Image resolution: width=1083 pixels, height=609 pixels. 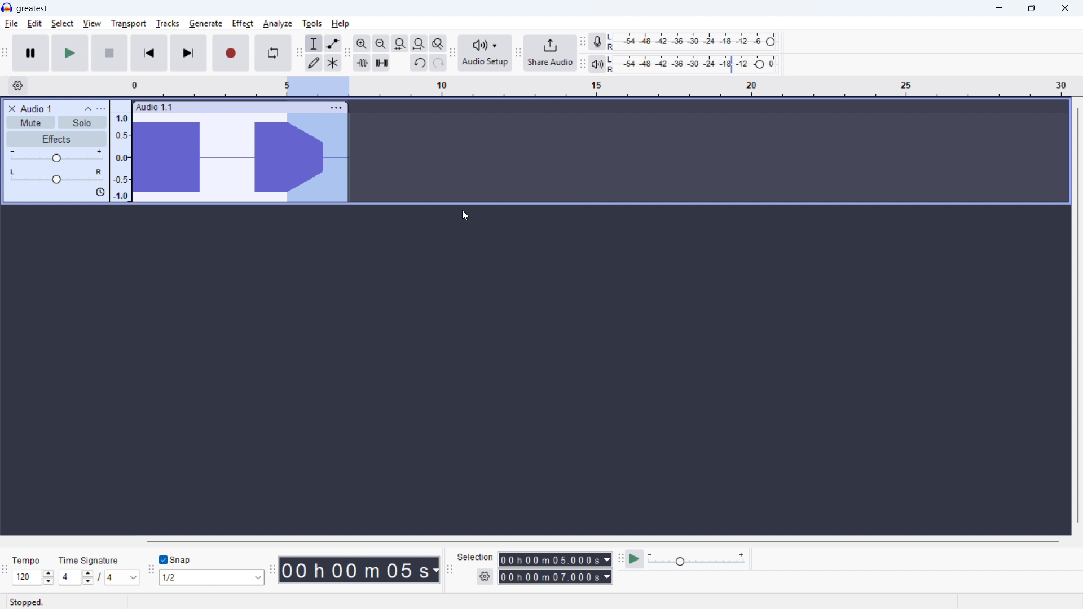 What do you see at coordinates (63, 24) in the screenshot?
I see `select` at bounding box center [63, 24].